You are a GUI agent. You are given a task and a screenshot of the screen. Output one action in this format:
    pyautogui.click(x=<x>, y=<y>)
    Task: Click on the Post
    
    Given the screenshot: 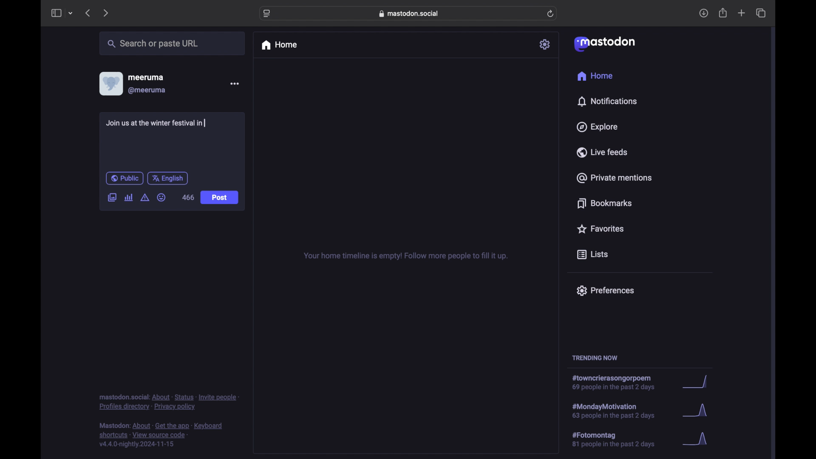 What is the action you would take?
    pyautogui.click(x=220, y=198)
    